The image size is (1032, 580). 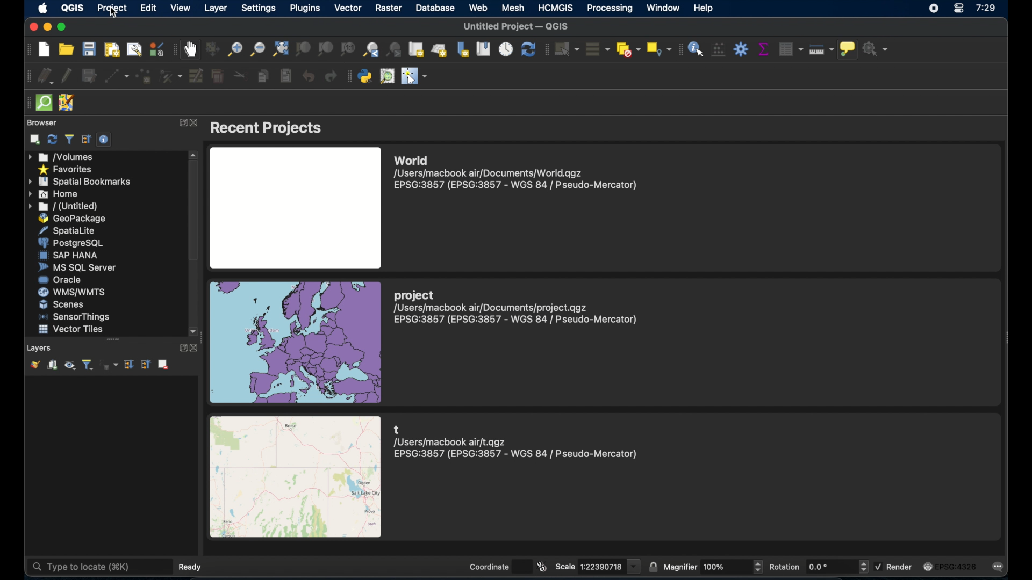 I want to click on refresh, so click(x=51, y=139).